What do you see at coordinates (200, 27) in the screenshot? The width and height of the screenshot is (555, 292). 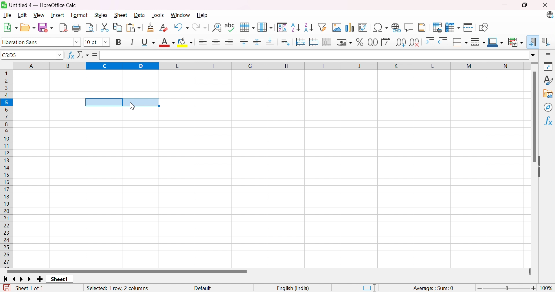 I see `Redo` at bounding box center [200, 27].